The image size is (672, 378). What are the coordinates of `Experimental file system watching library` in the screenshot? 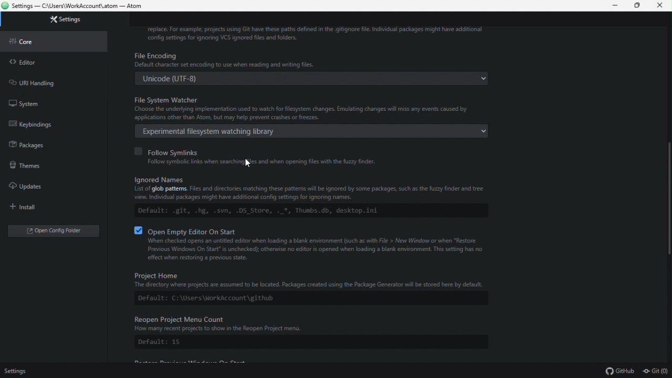 It's located at (310, 130).